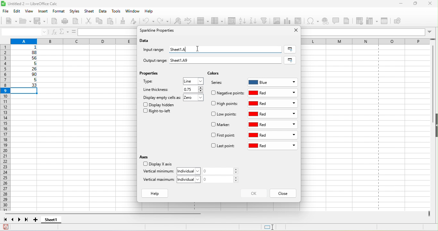  What do you see at coordinates (265, 21) in the screenshot?
I see `auto filter` at bounding box center [265, 21].